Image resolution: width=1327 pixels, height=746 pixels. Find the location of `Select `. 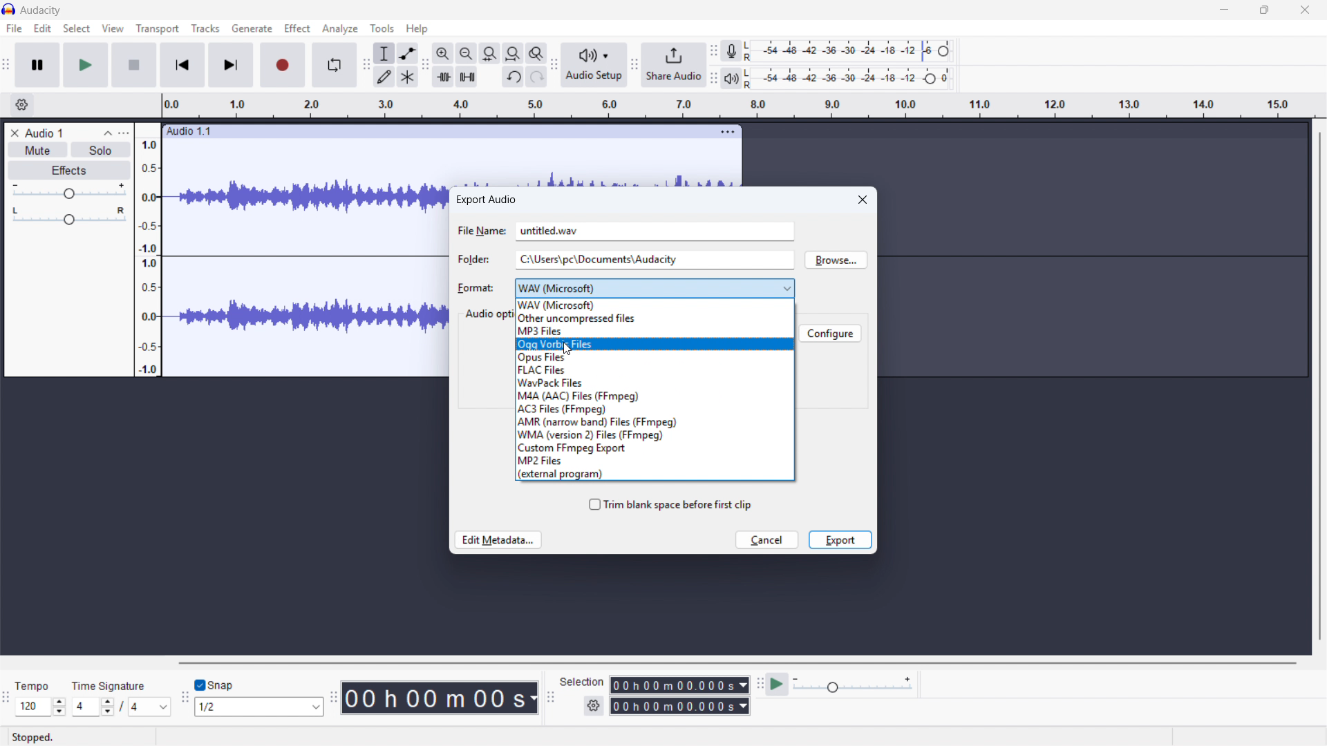

Select  is located at coordinates (77, 29).